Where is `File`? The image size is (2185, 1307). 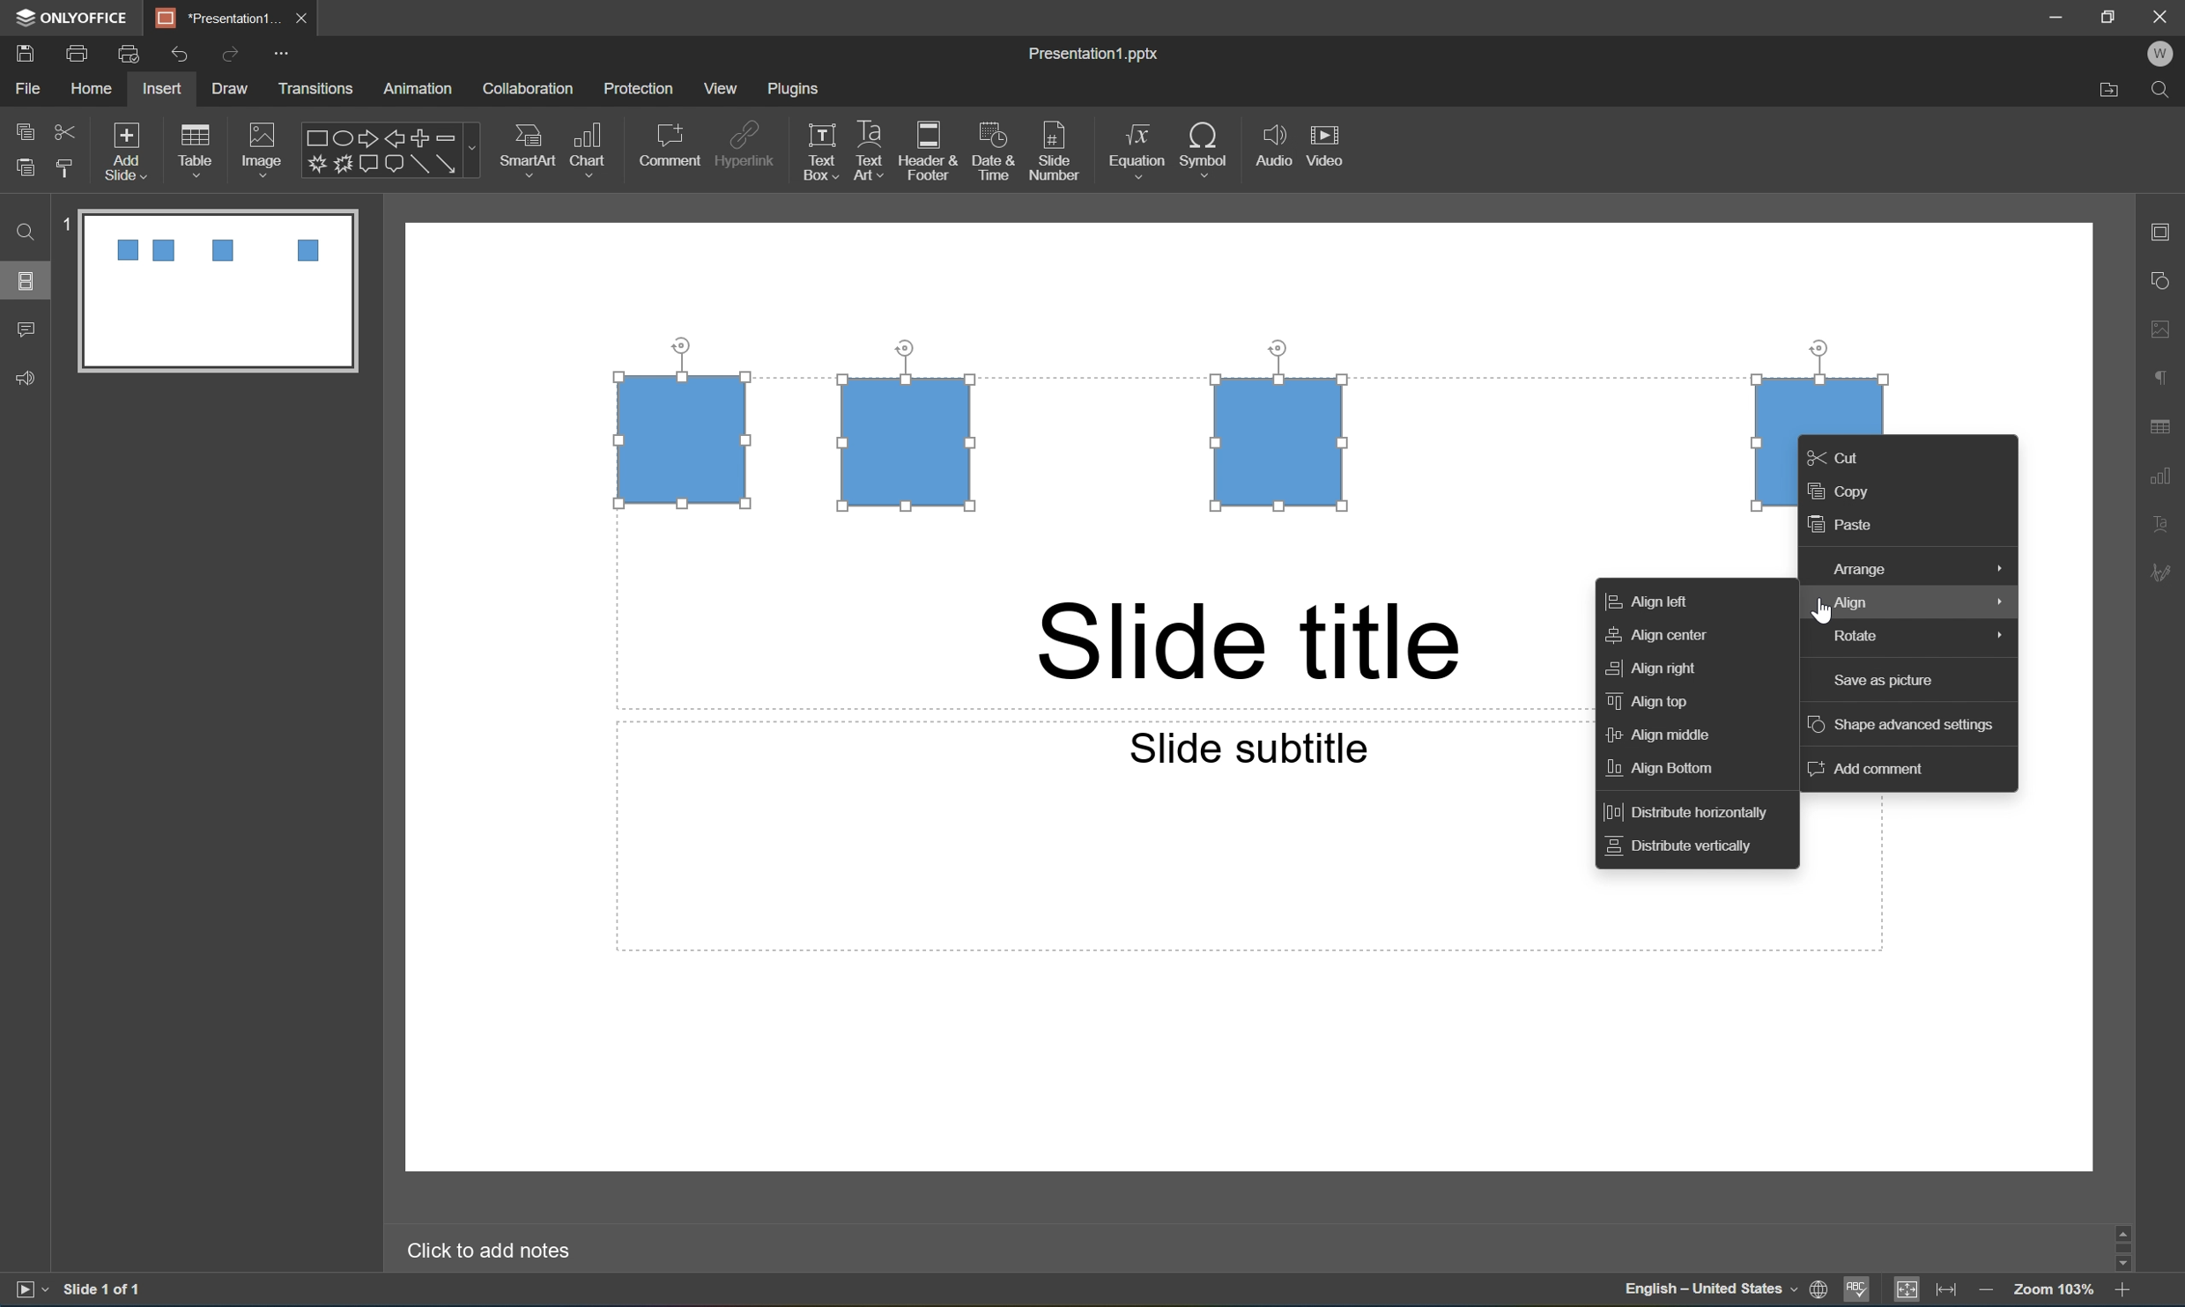 File is located at coordinates (32, 90).